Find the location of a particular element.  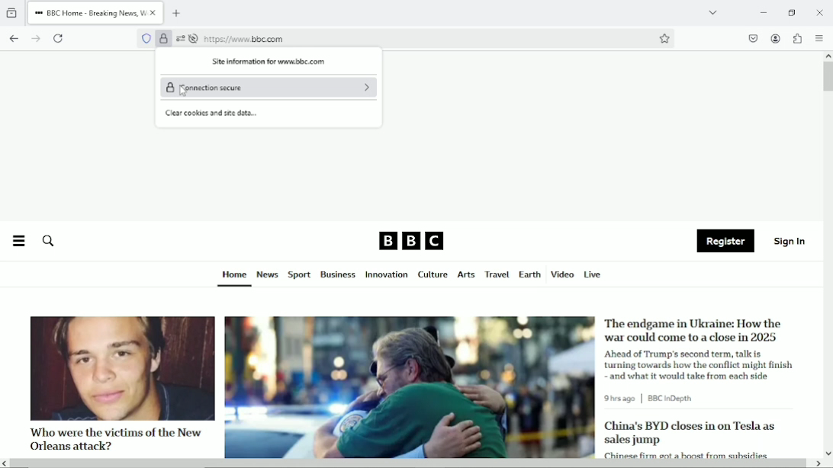

China's BYD closes in on Tesla as sales jump is located at coordinates (690, 433).